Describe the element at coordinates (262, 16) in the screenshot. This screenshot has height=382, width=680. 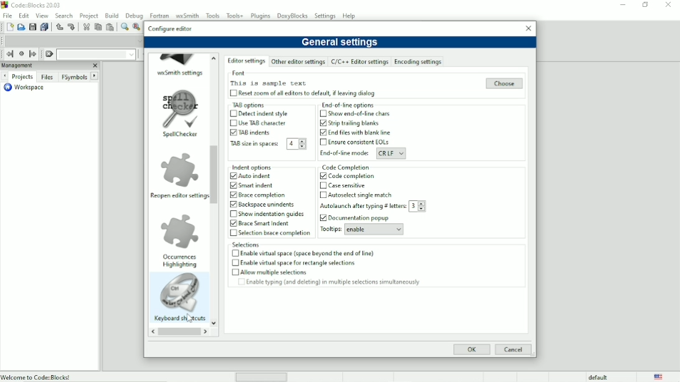
I see `Plugins` at that location.